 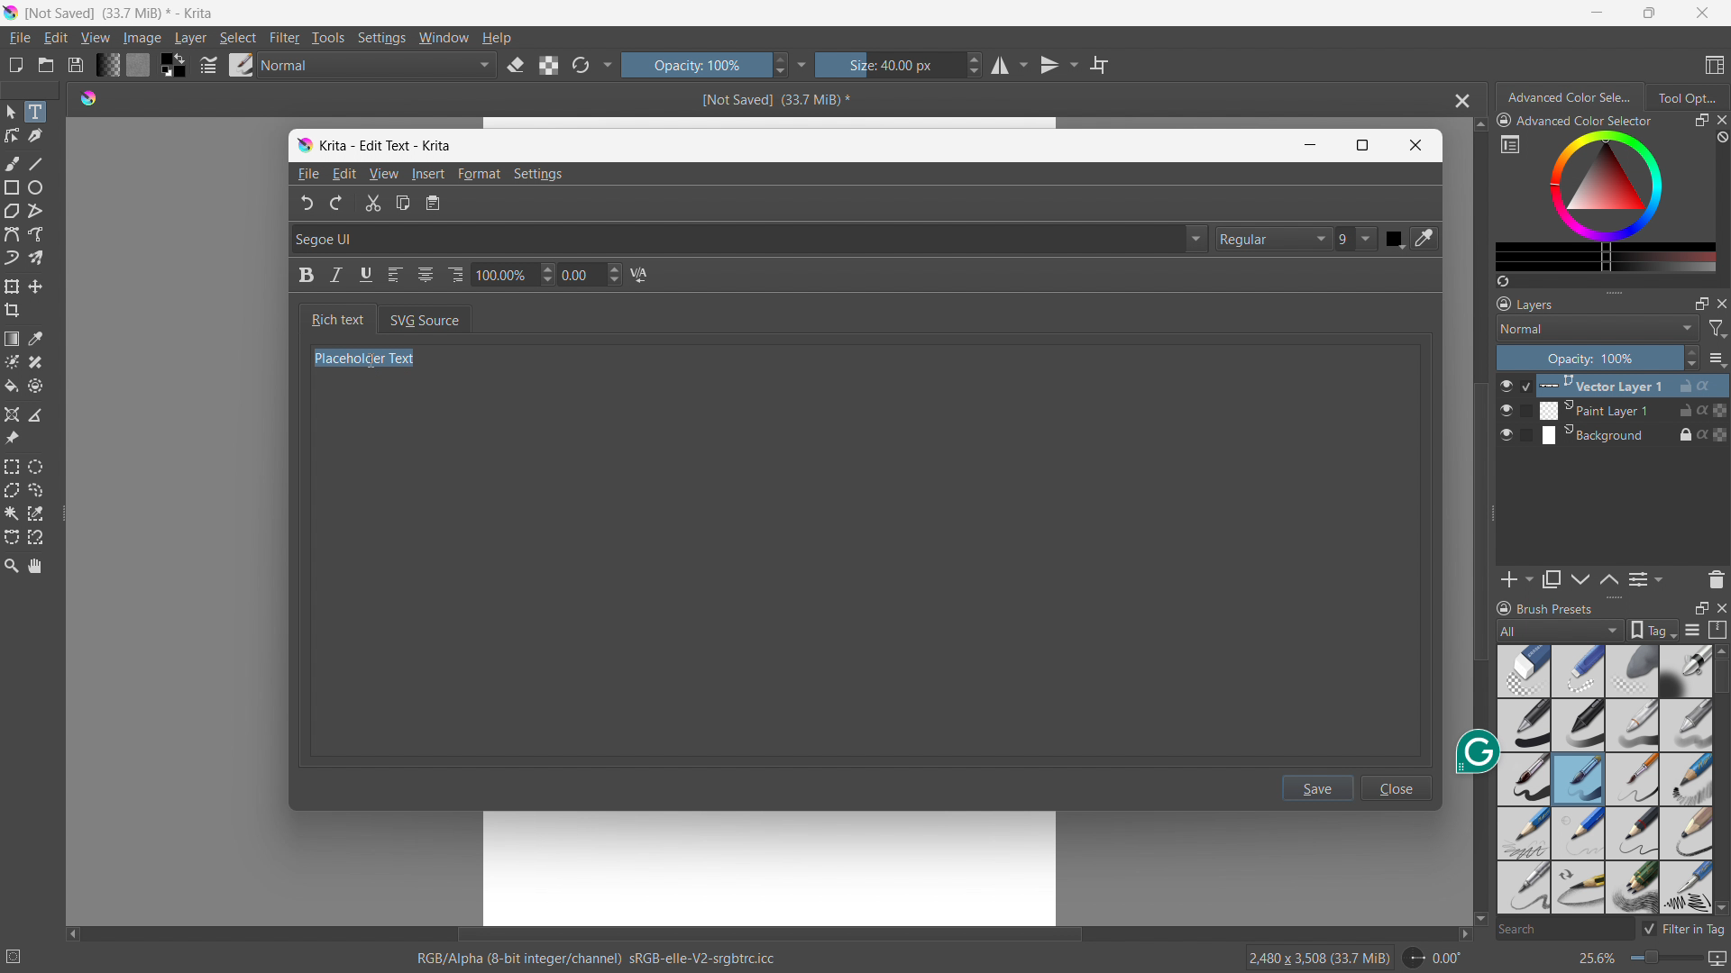 I want to click on copy, so click(x=404, y=203).